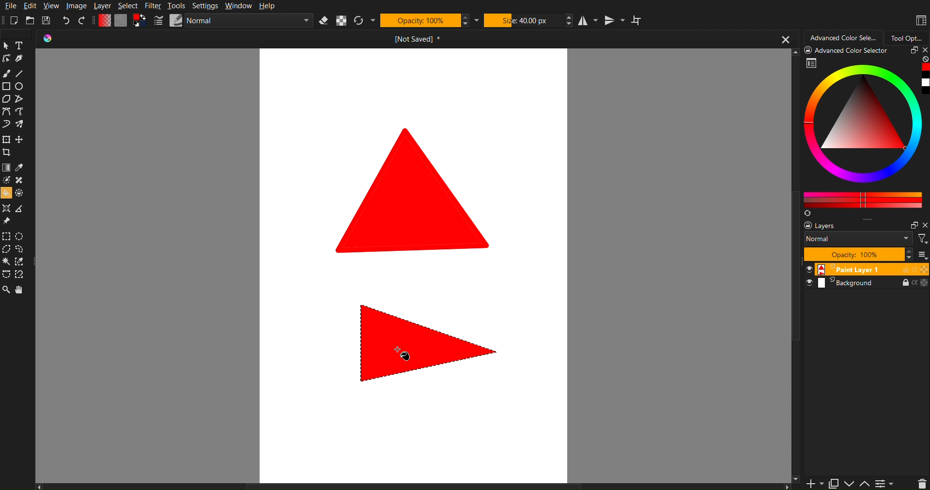 The width and height of the screenshot is (930, 490). I want to click on Pen, so click(20, 60).